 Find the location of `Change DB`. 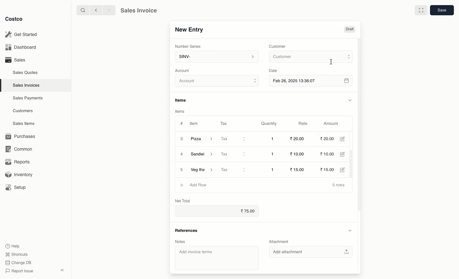

Change DB is located at coordinates (17, 262).